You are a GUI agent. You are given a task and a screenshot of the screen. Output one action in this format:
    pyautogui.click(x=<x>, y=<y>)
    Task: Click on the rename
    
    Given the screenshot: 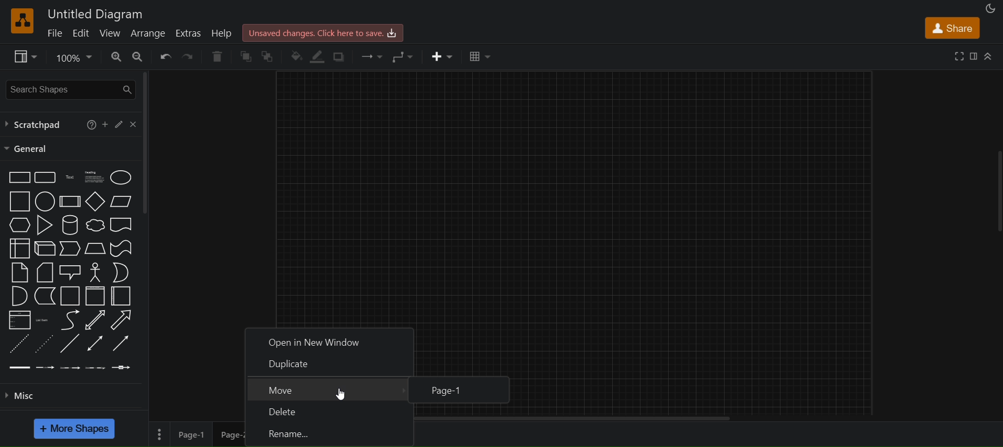 What is the action you would take?
    pyautogui.click(x=330, y=435)
    